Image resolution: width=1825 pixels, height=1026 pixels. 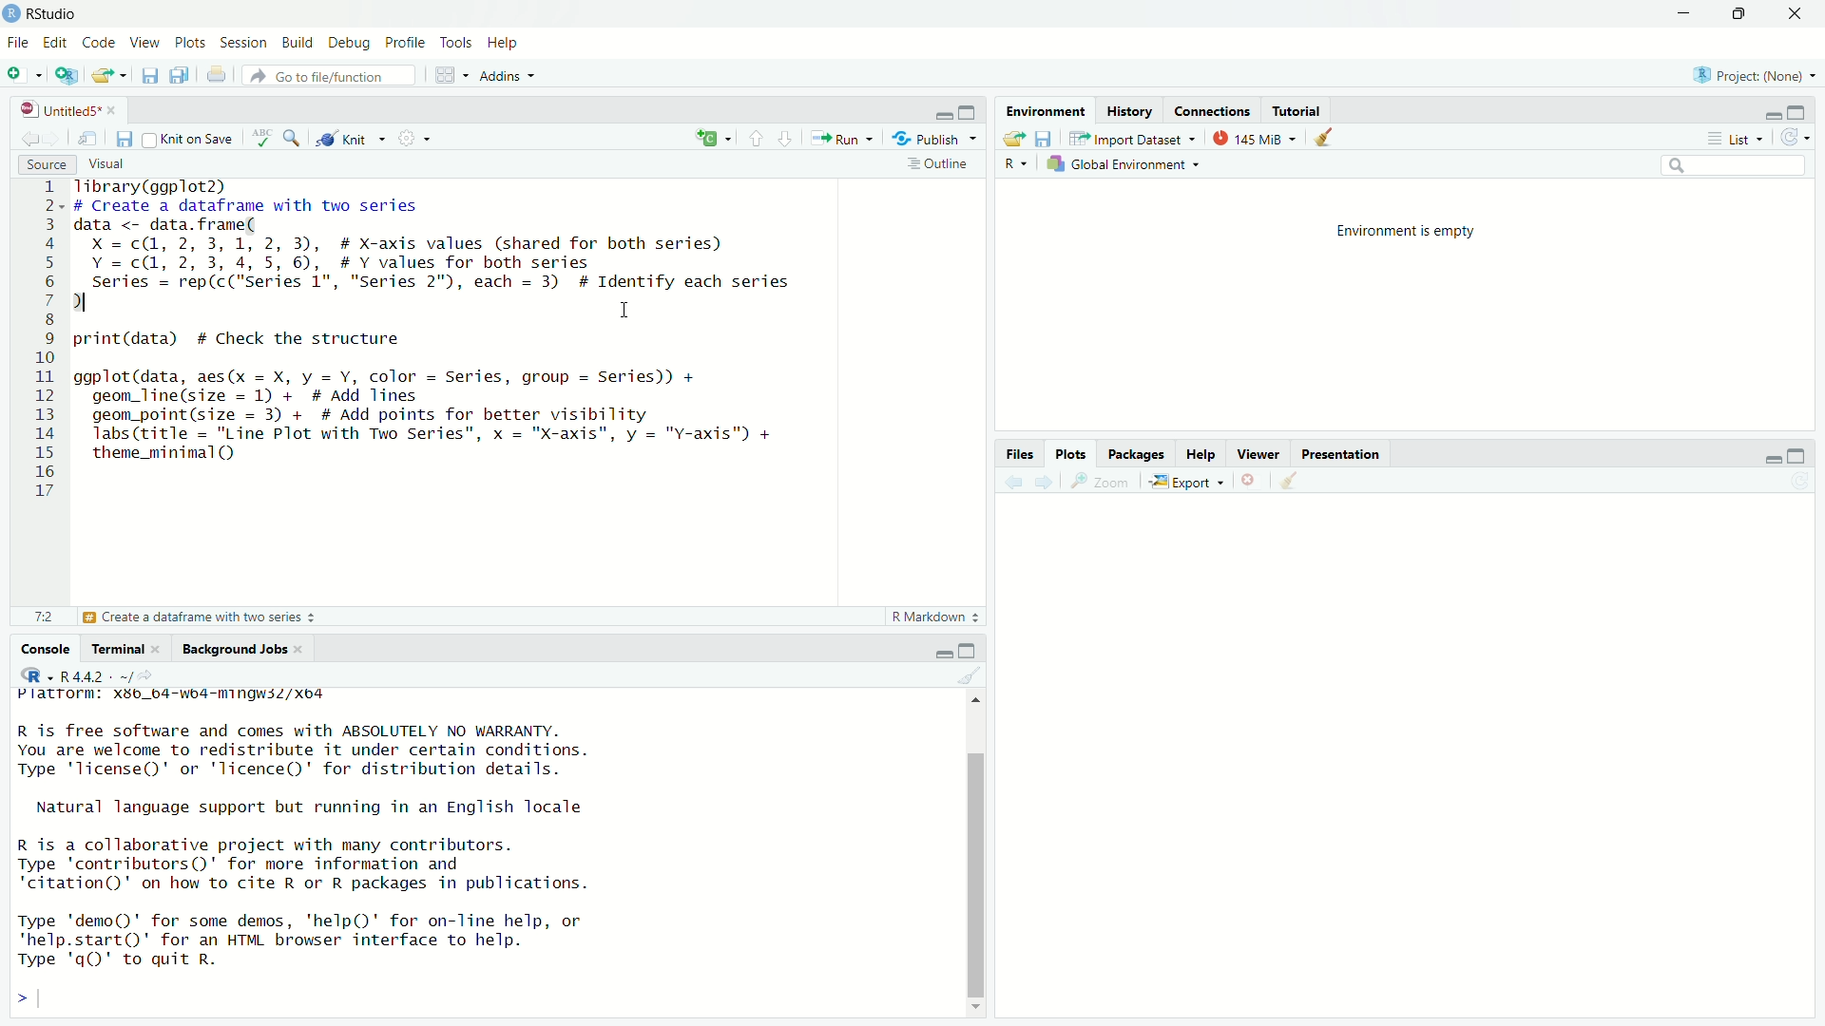 What do you see at coordinates (67, 107) in the screenshot?
I see `Untitled` at bounding box center [67, 107].